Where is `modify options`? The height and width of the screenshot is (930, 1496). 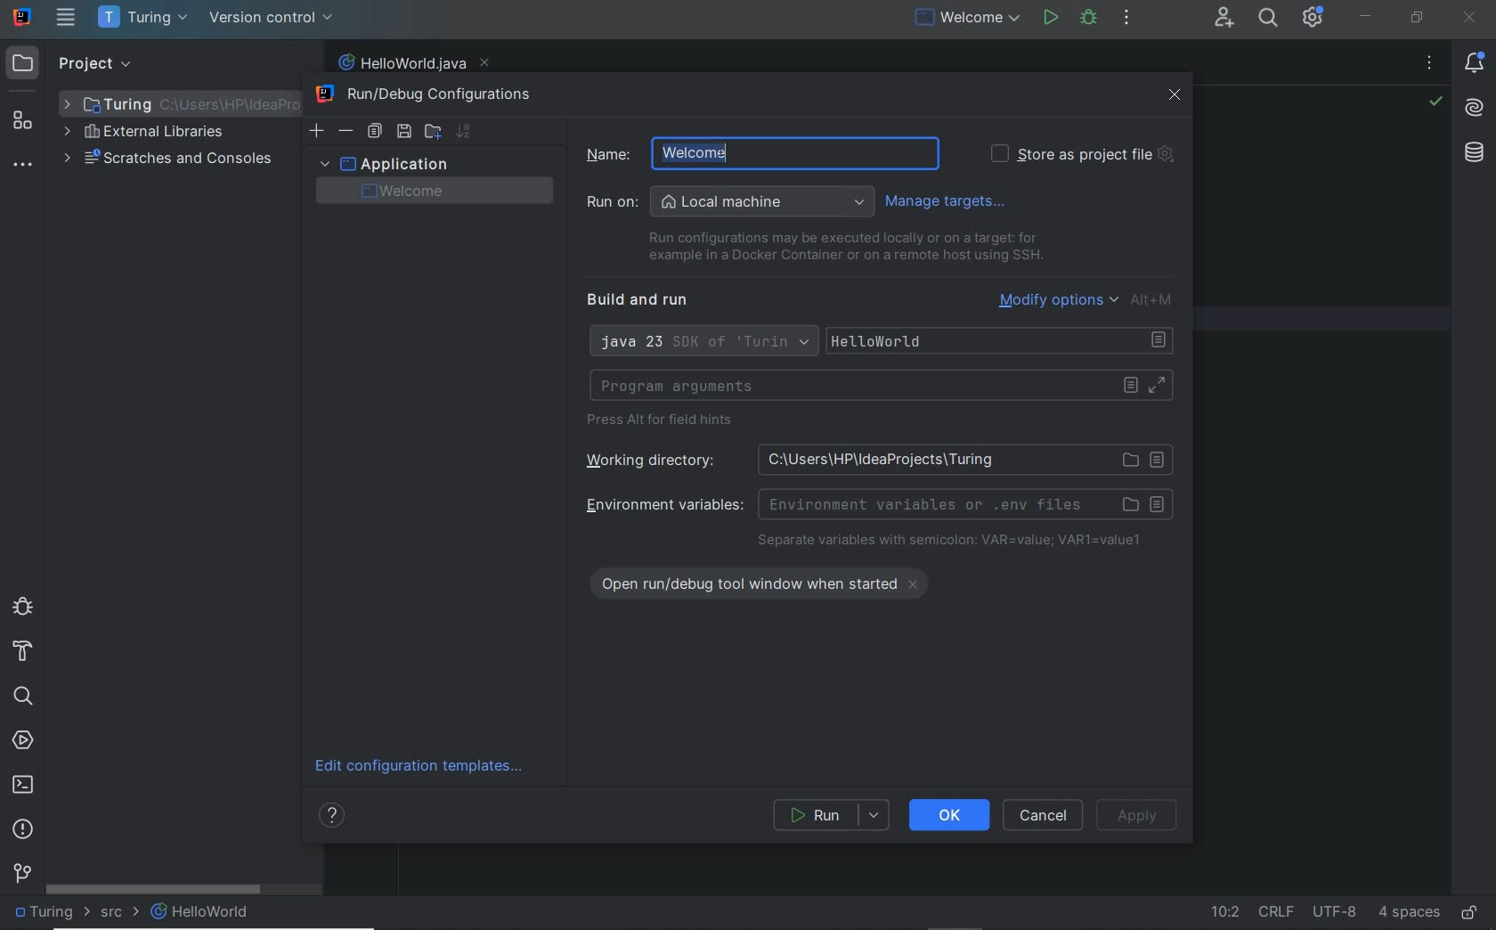
modify options is located at coordinates (1088, 299).